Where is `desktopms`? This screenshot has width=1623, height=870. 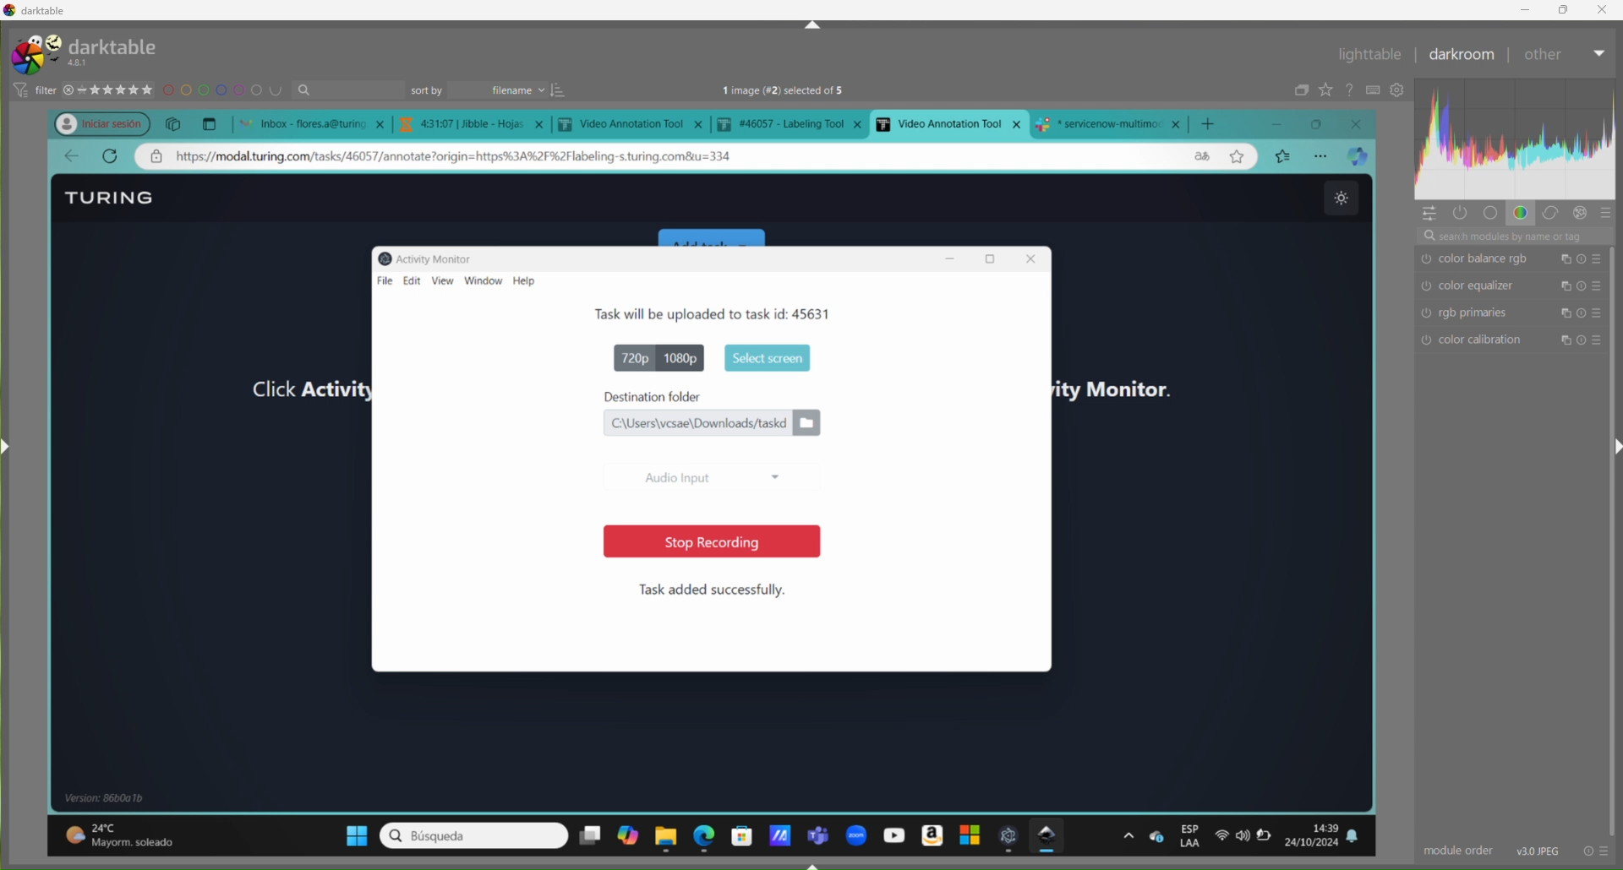
desktopms is located at coordinates (589, 835).